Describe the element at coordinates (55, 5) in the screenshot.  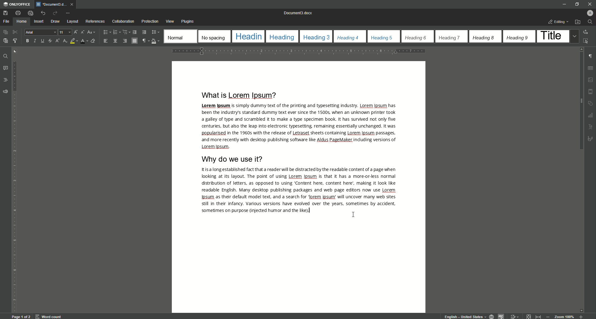
I see `Document )` at that location.